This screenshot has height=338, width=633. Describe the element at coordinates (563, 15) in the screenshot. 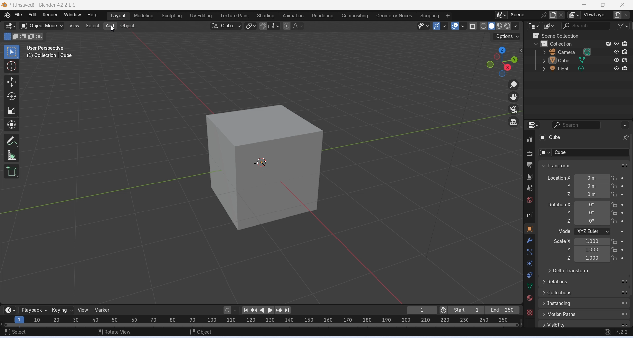

I see `New scene` at that location.